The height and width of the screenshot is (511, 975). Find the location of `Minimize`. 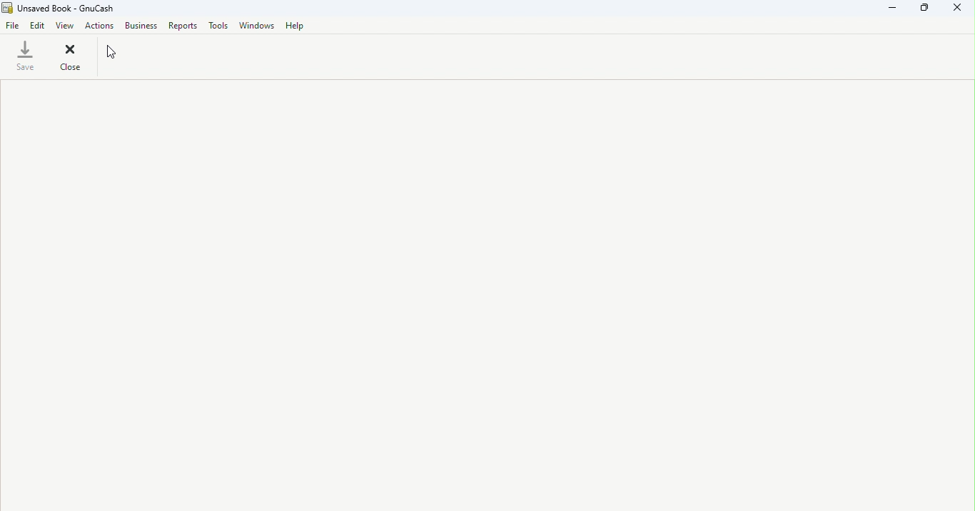

Minimize is located at coordinates (897, 8).